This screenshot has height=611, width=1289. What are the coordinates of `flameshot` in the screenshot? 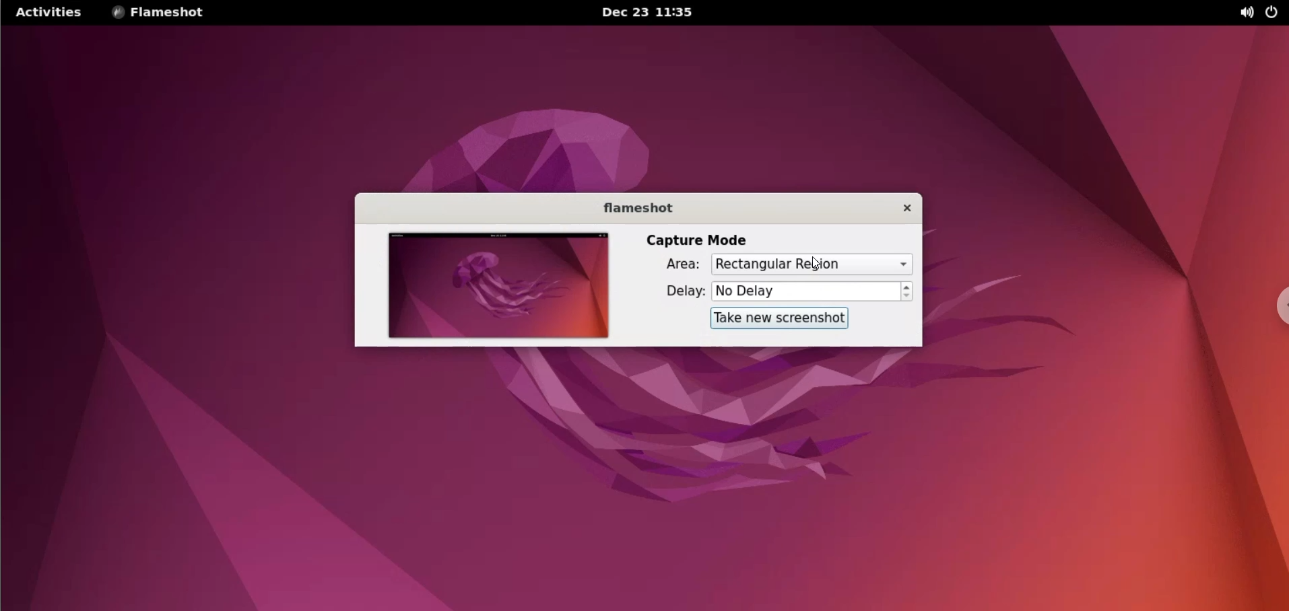 It's located at (638, 207).